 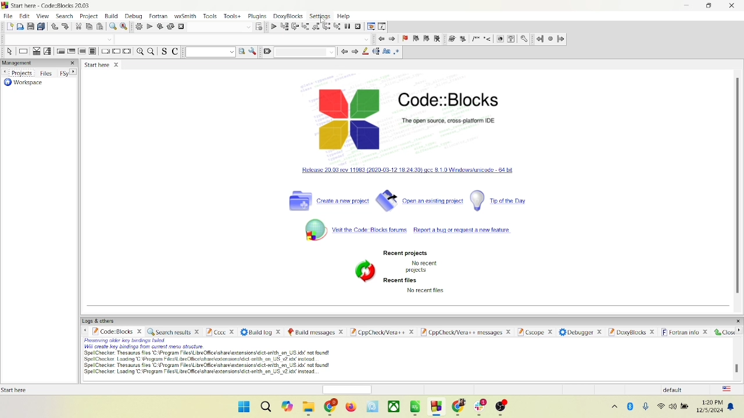 I want to click on text, so click(x=209, y=357).